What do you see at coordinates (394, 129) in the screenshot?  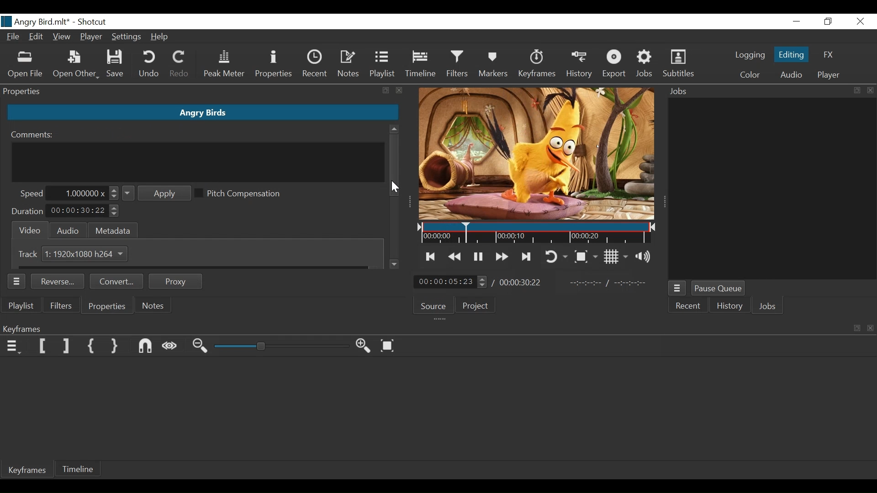 I see `Scroll up` at bounding box center [394, 129].